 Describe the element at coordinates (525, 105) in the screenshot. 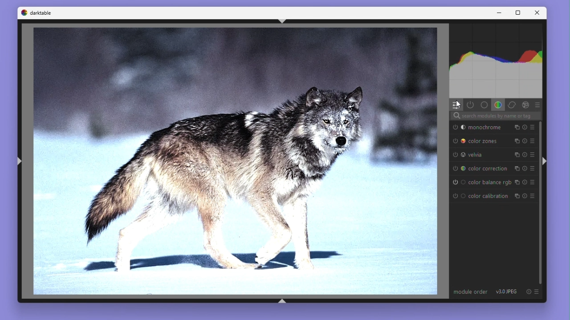

I see `effects` at that location.